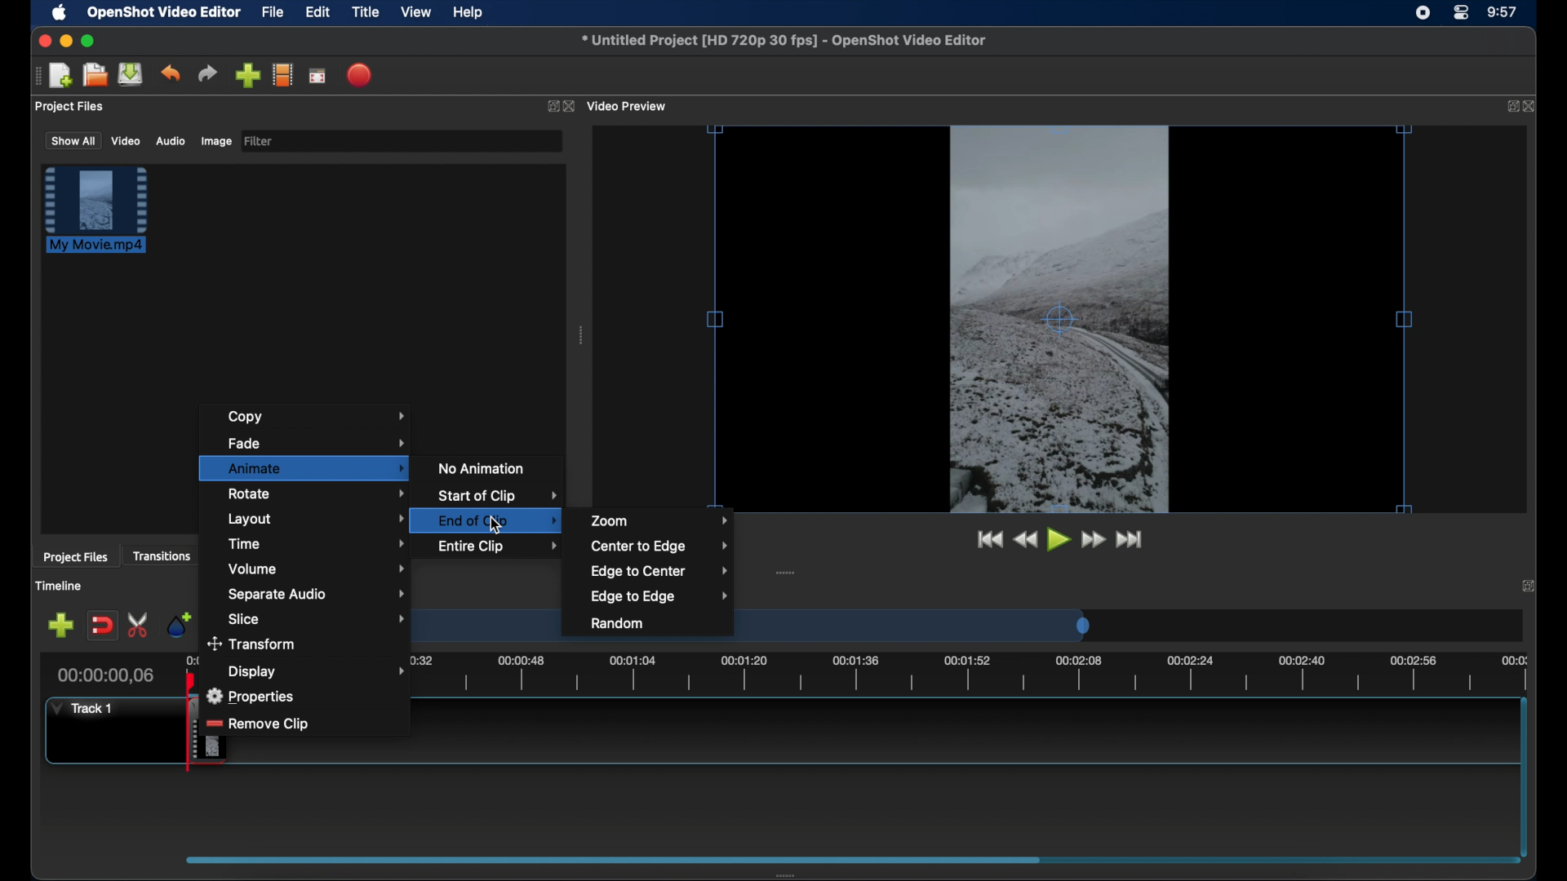 This screenshot has width=1567, height=881. What do you see at coordinates (317, 441) in the screenshot?
I see `fade menu` at bounding box center [317, 441].